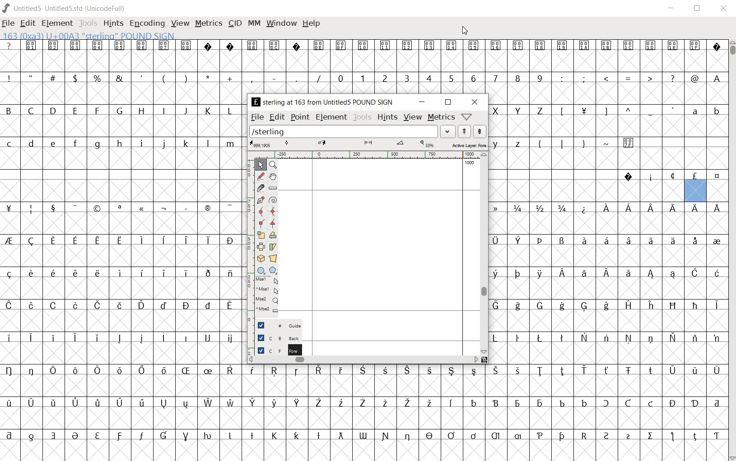  Describe the element at coordinates (11, 241) in the screenshot. I see `Symbol` at that location.